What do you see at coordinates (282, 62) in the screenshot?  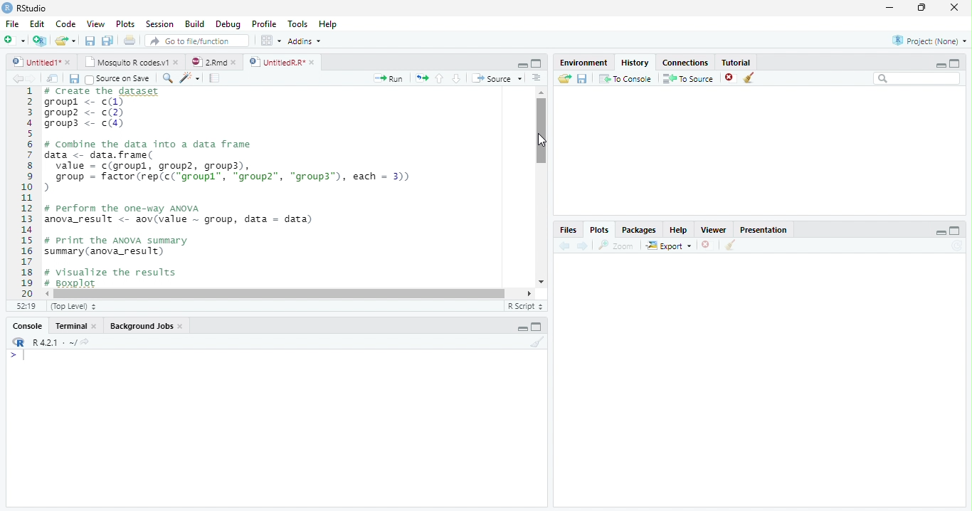 I see `Untitled R*` at bounding box center [282, 62].